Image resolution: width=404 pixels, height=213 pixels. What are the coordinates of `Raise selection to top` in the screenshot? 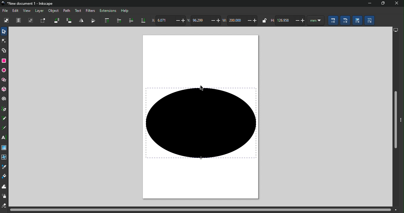 It's located at (107, 21).